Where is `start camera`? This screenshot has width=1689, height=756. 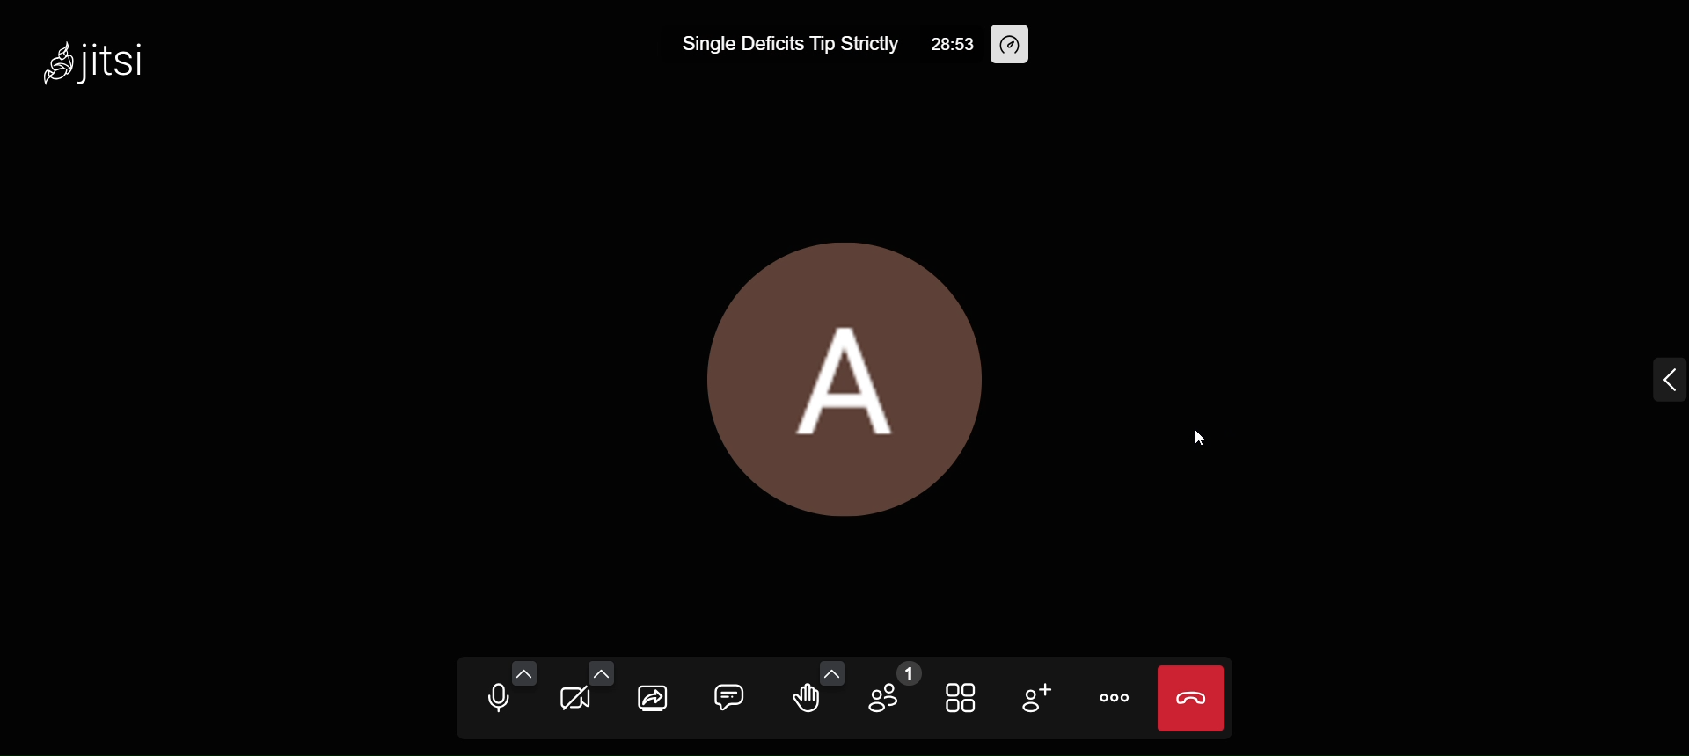 start camera is located at coordinates (572, 703).